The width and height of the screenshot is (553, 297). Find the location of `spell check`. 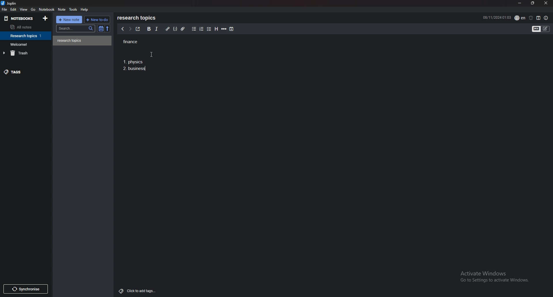

spell check is located at coordinates (520, 18).